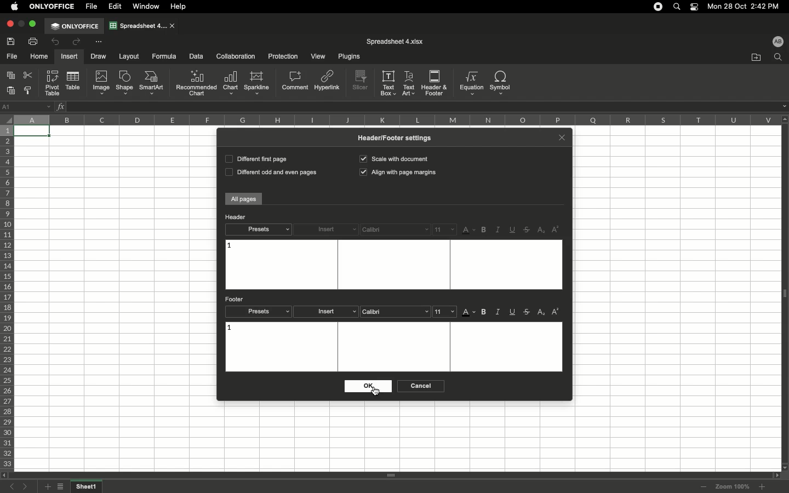  Describe the element at coordinates (784, 119) in the screenshot. I see `scroll up` at that location.